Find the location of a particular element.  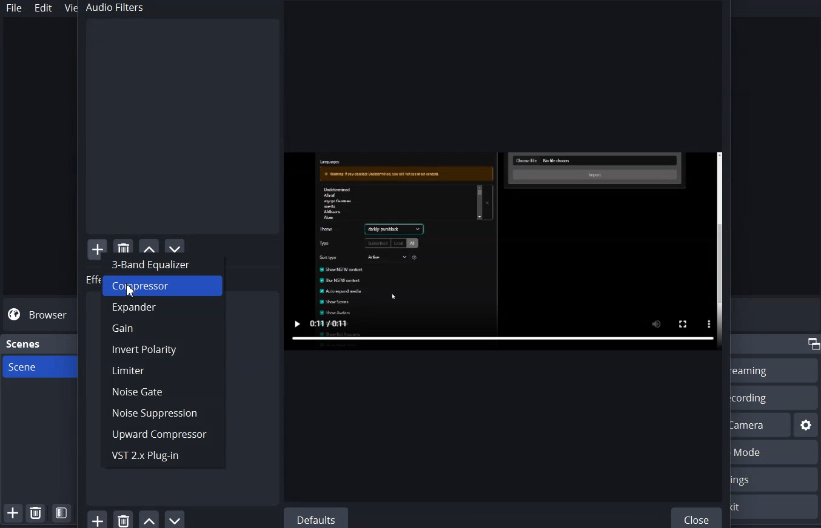

Remove Filter is located at coordinates (123, 518).